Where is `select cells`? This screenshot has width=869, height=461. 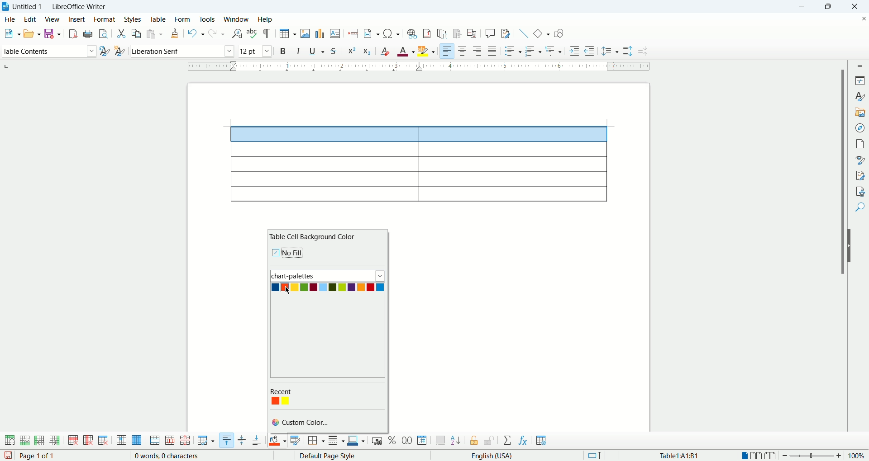
select cells is located at coordinates (121, 441).